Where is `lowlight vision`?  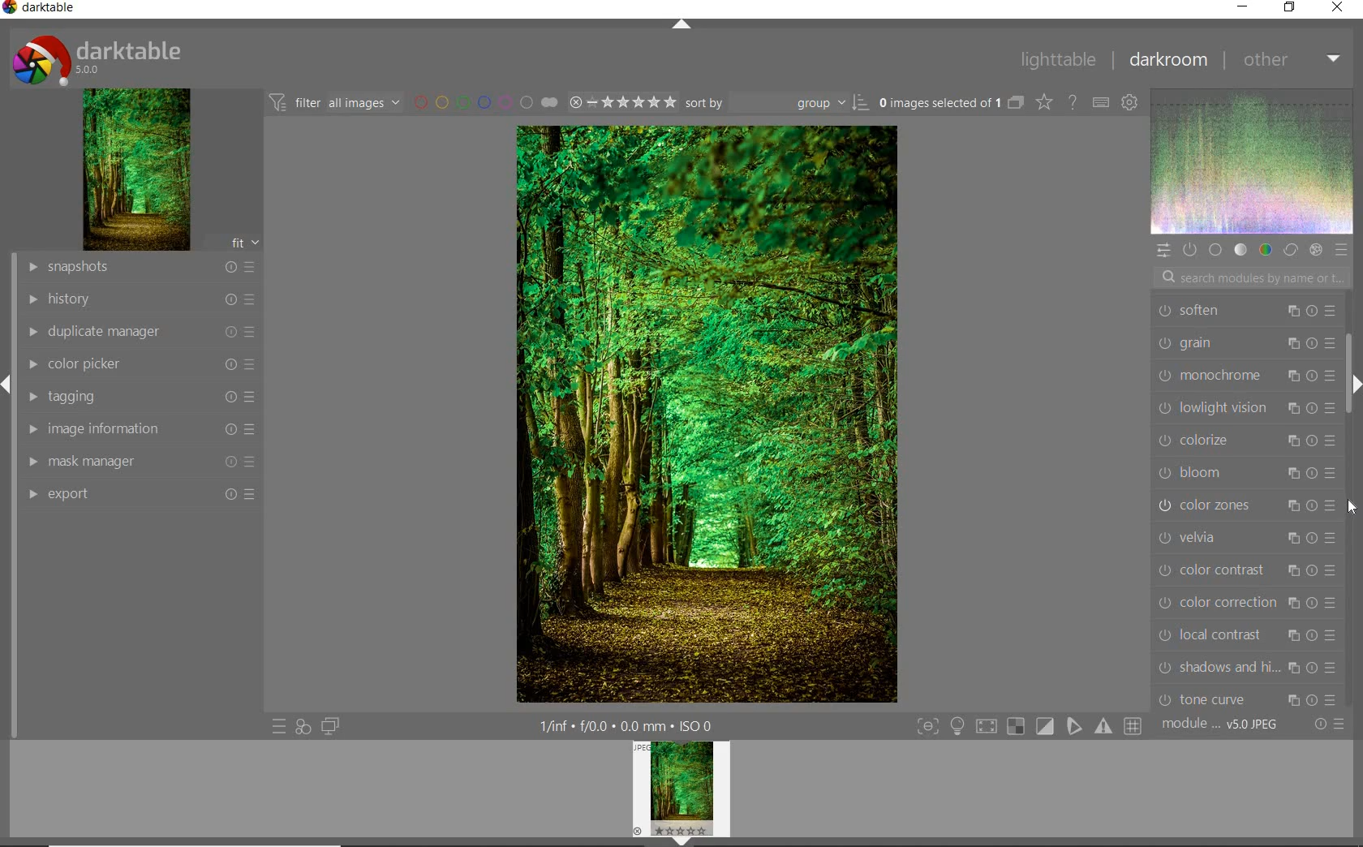
lowlight vision is located at coordinates (1247, 406).